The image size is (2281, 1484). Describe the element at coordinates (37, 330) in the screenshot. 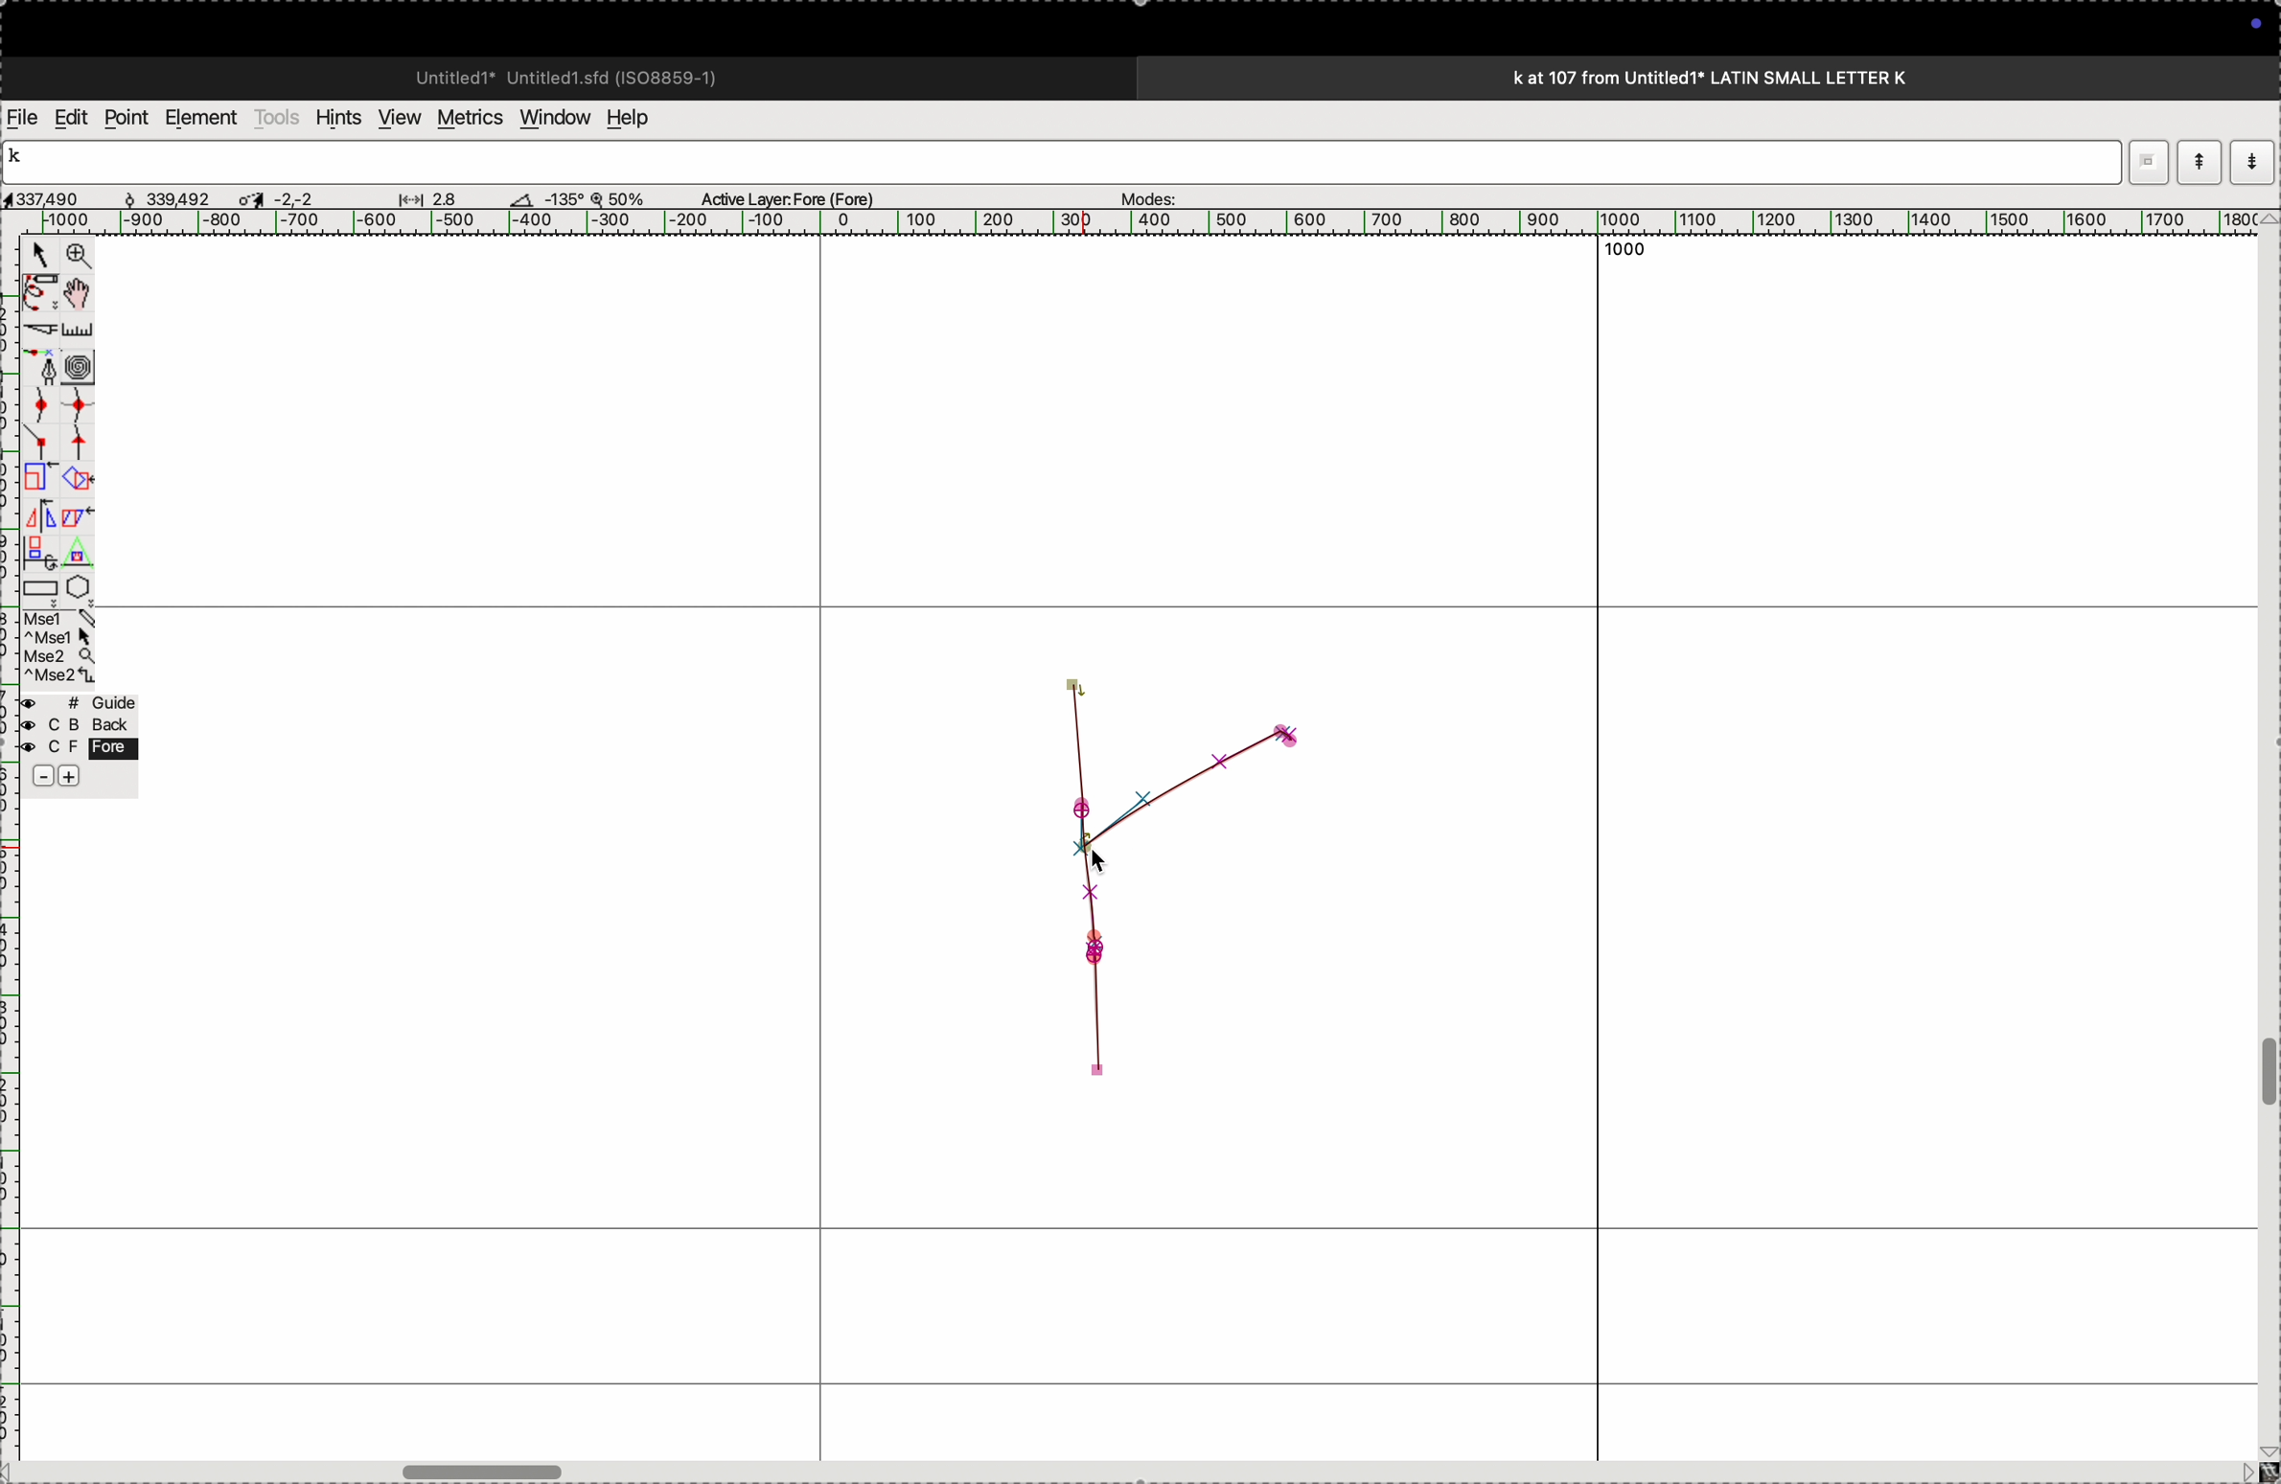

I see `cut` at that location.